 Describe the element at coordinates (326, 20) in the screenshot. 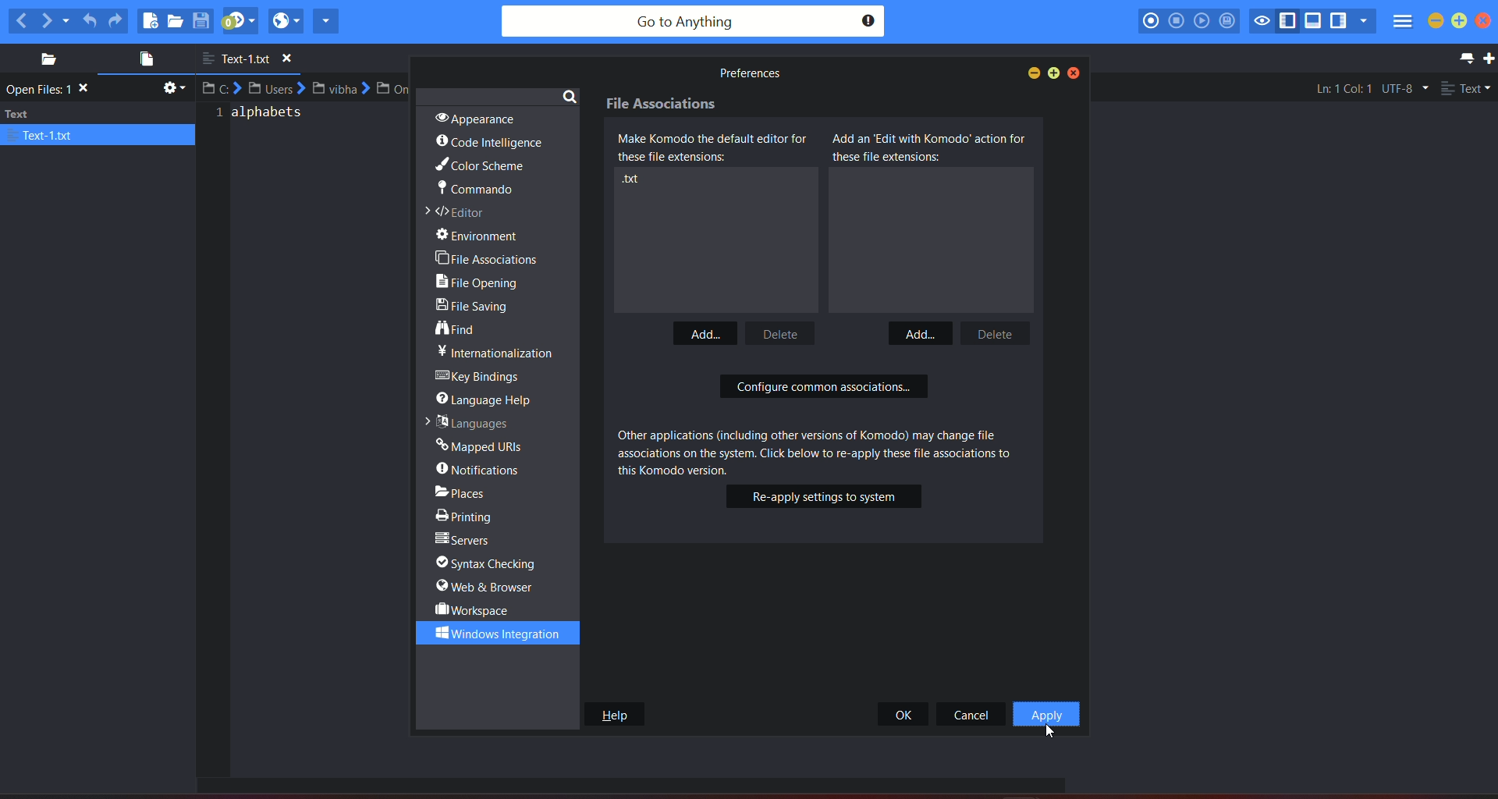

I see `share current file` at that location.